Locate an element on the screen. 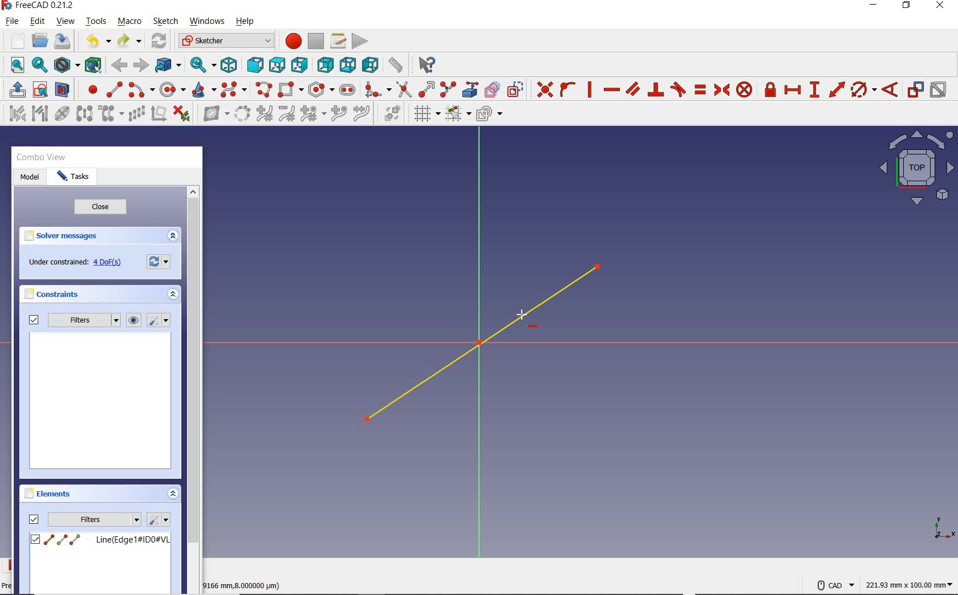 Image resolution: width=958 pixels, height=595 pixels. sketch view is located at coordinates (915, 169).